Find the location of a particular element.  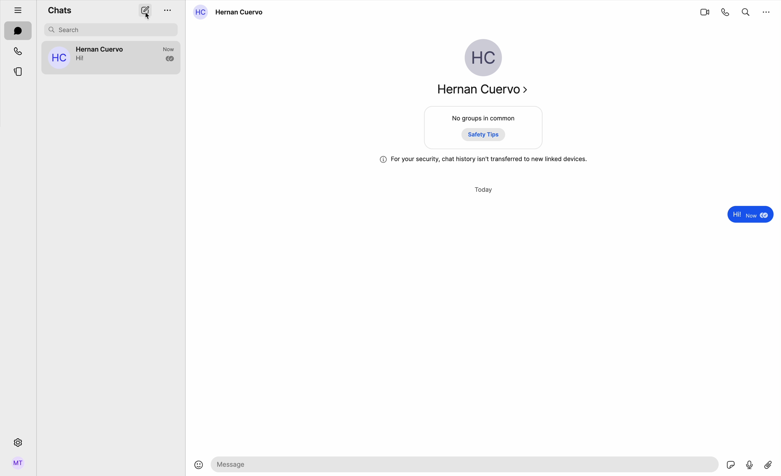

create options is located at coordinates (146, 10).